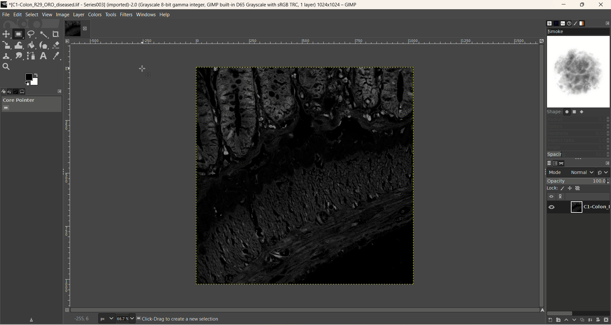 The image size is (611, 325). Describe the element at coordinates (181, 319) in the screenshot. I see `click drag to create a new selection` at that location.